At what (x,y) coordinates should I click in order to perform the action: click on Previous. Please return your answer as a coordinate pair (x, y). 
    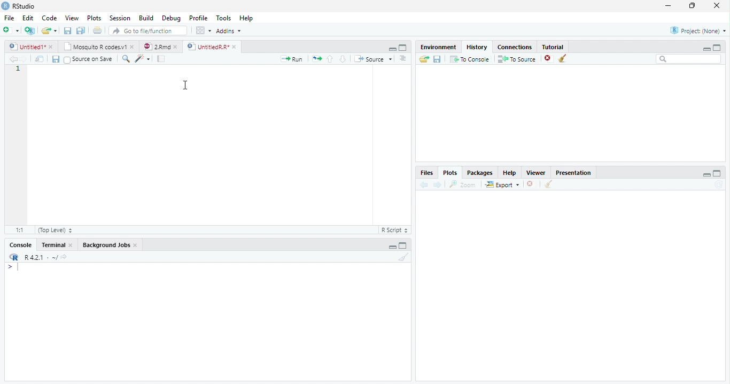
    Looking at the image, I should click on (12, 59).